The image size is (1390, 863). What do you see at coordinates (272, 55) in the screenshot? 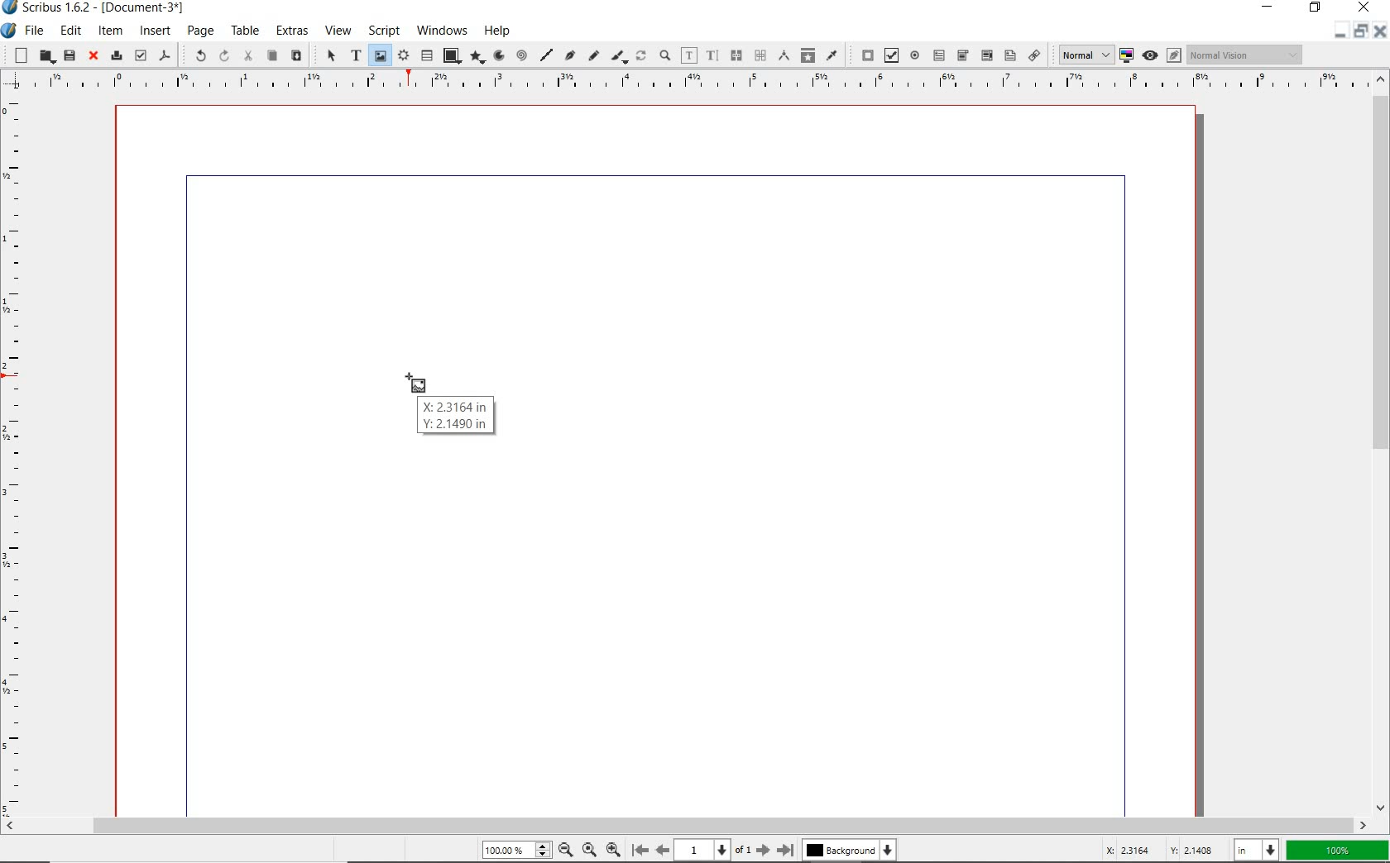
I see `copy` at bounding box center [272, 55].